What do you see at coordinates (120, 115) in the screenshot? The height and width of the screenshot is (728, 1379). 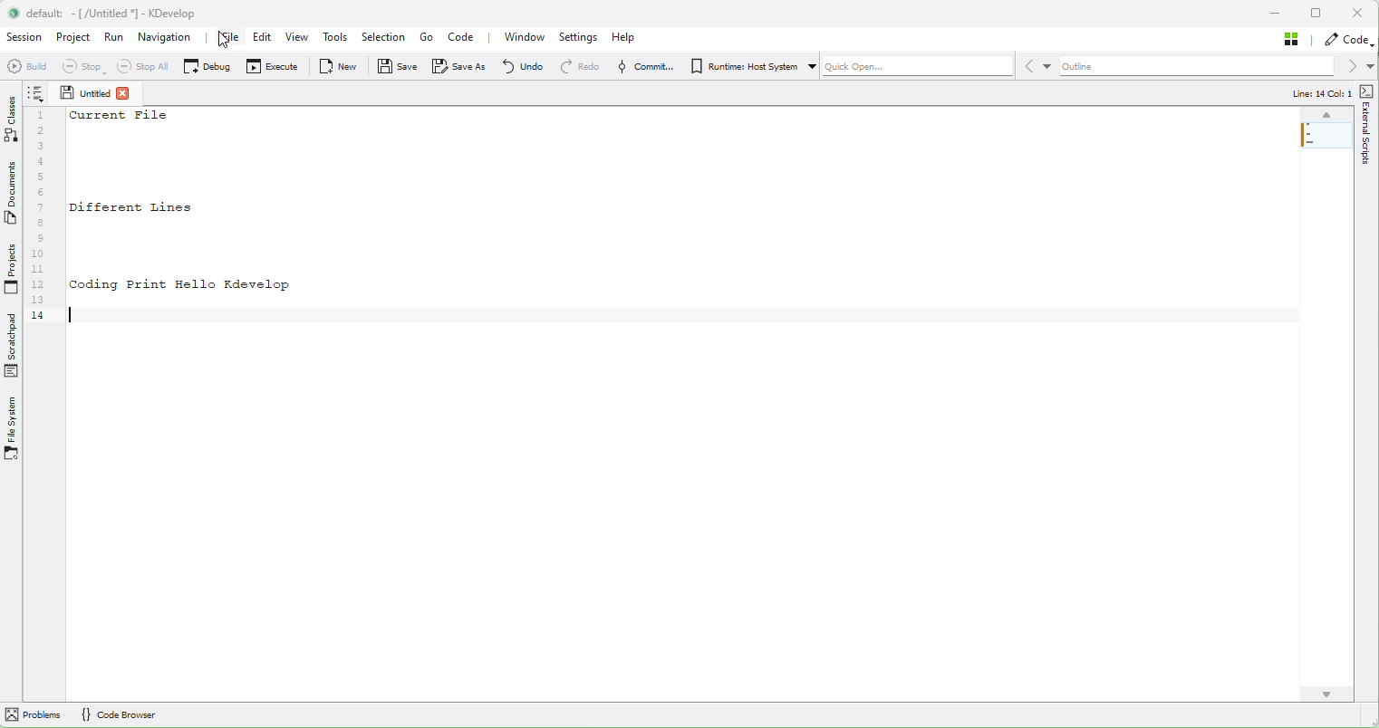 I see `Current File` at bounding box center [120, 115].